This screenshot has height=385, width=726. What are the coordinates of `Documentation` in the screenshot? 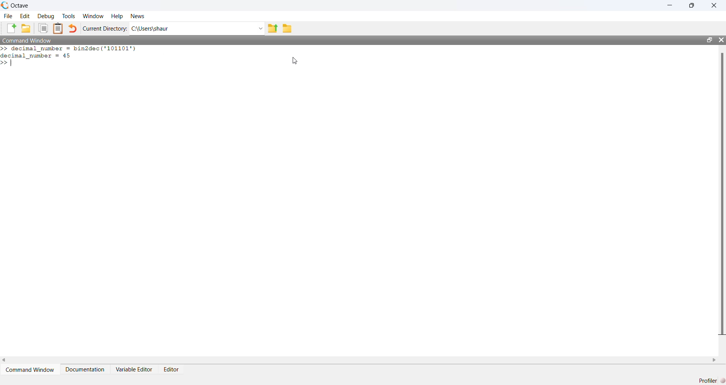 It's located at (85, 370).